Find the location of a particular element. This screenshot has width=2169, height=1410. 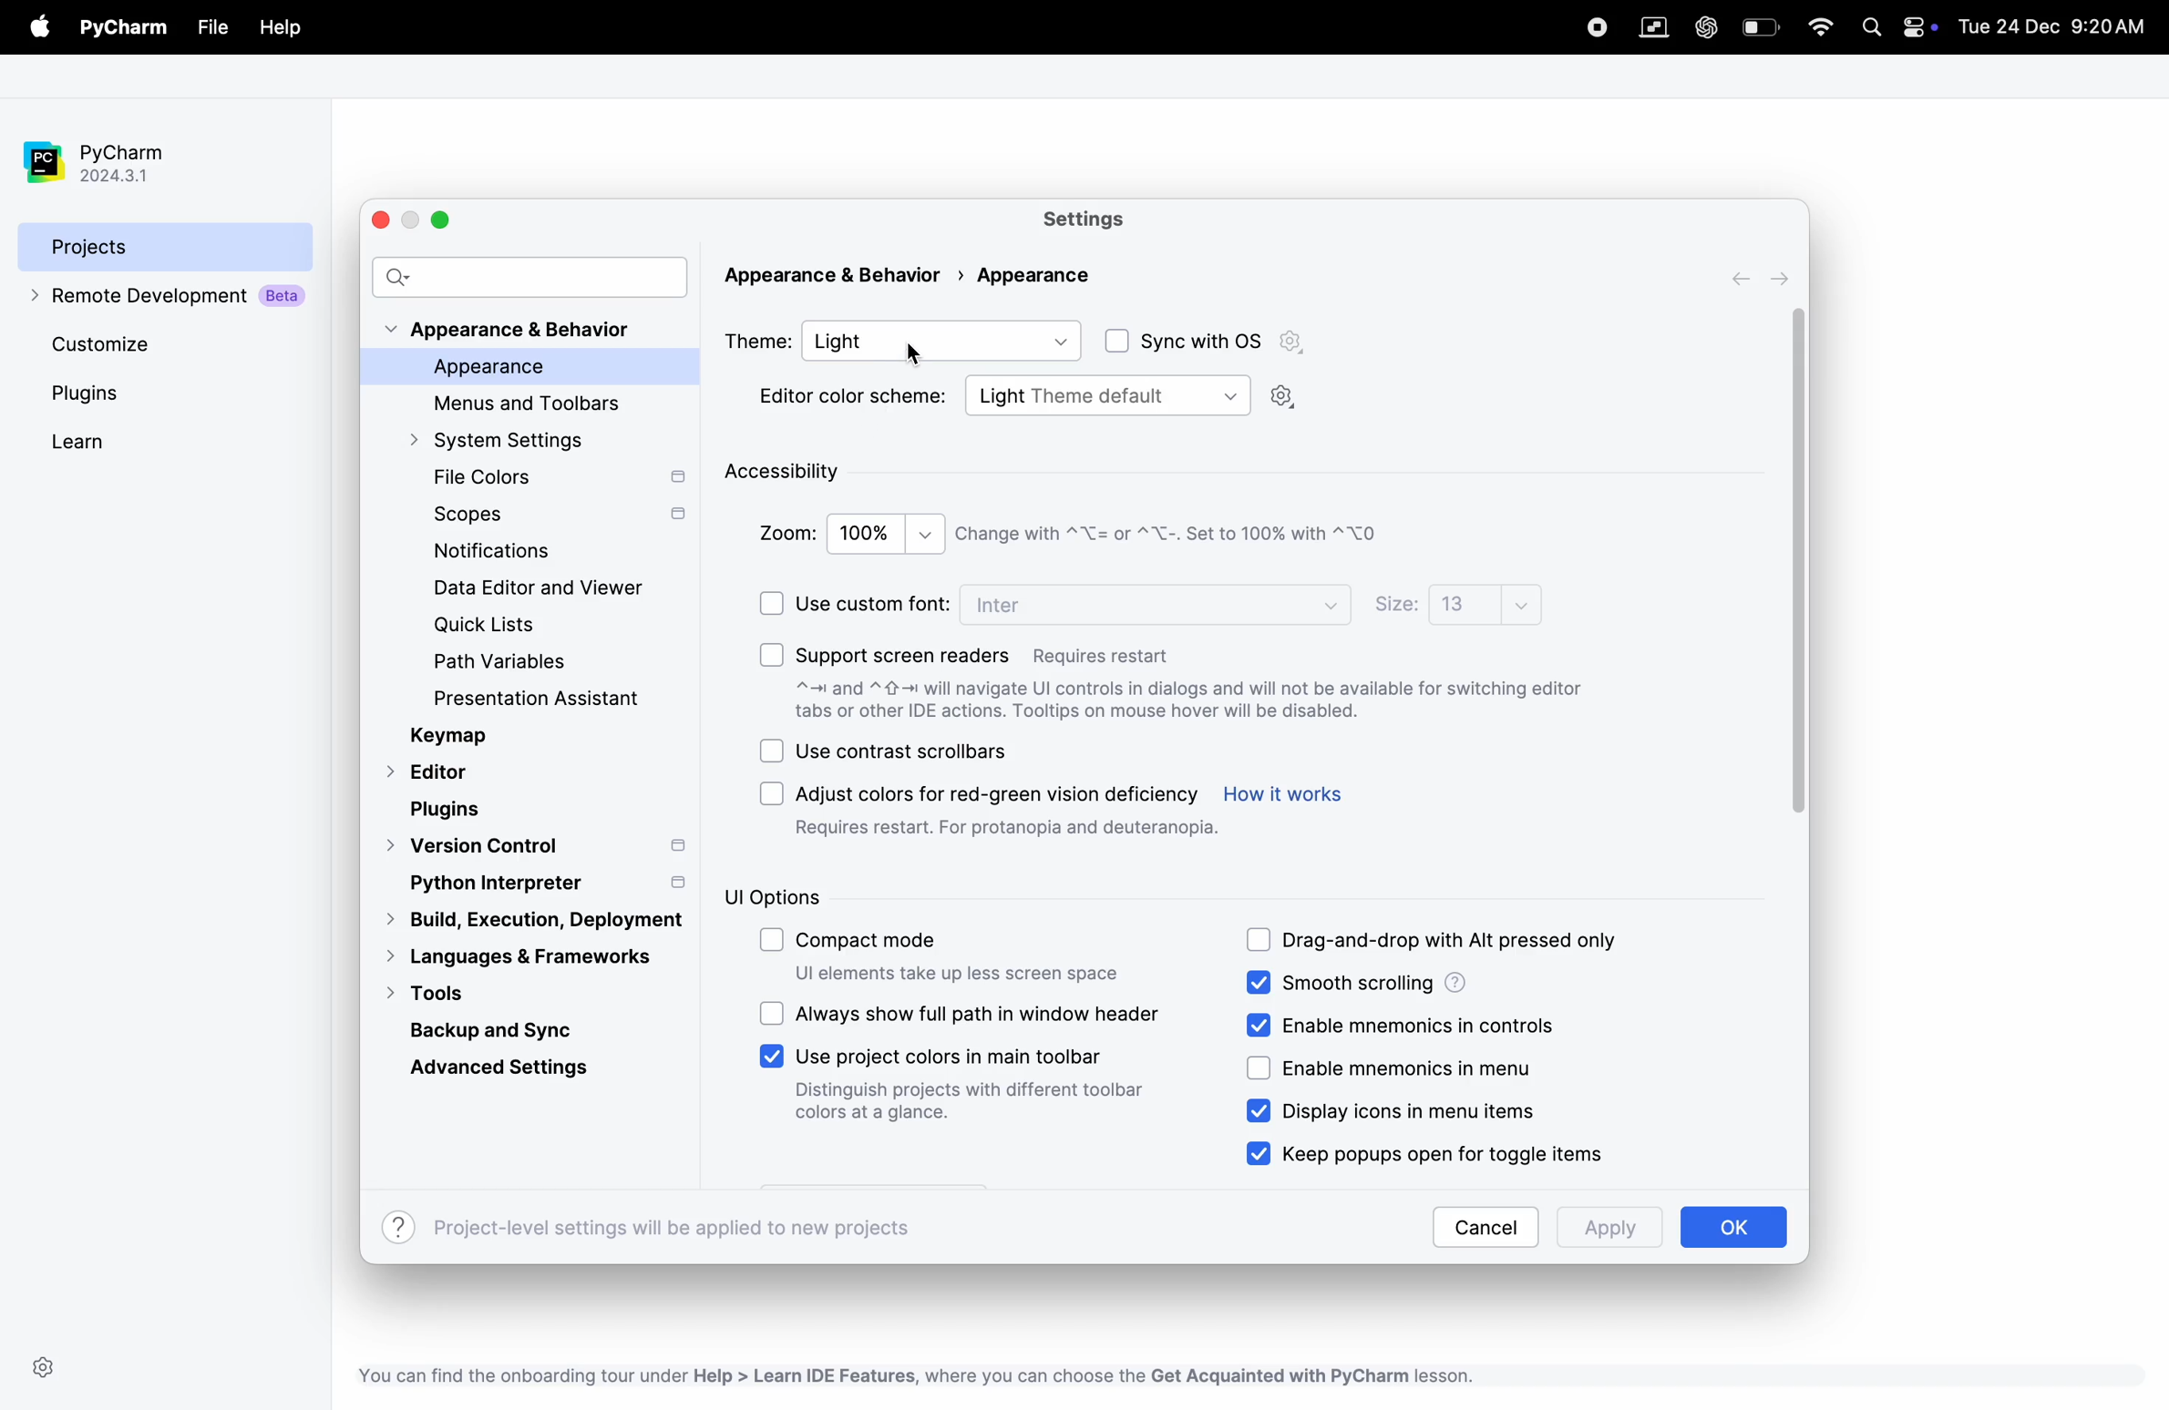

advance settings is located at coordinates (510, 1067).